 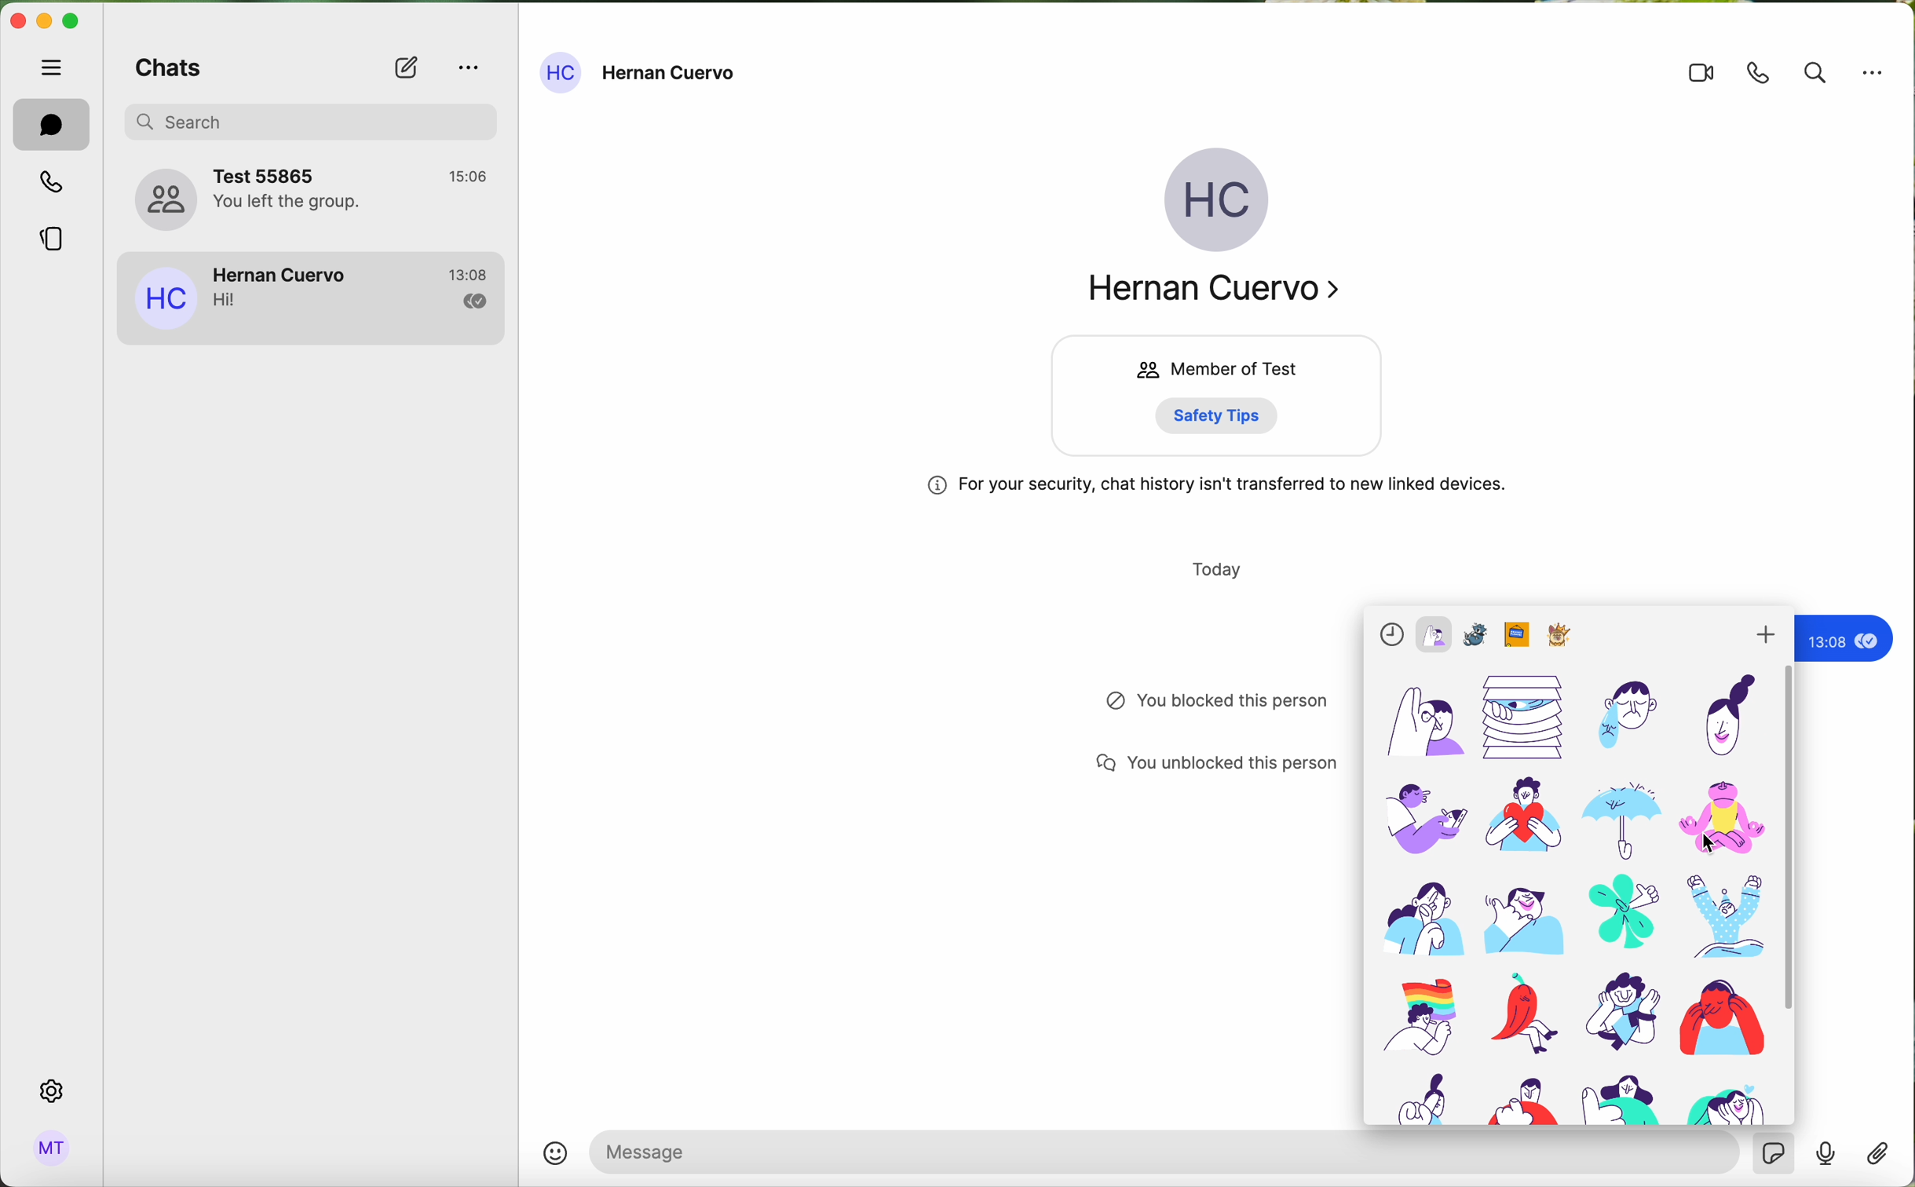 What do you see at coordinates (468, 65) in the screenshot?
I see `options` at bounding box center [468, 65].